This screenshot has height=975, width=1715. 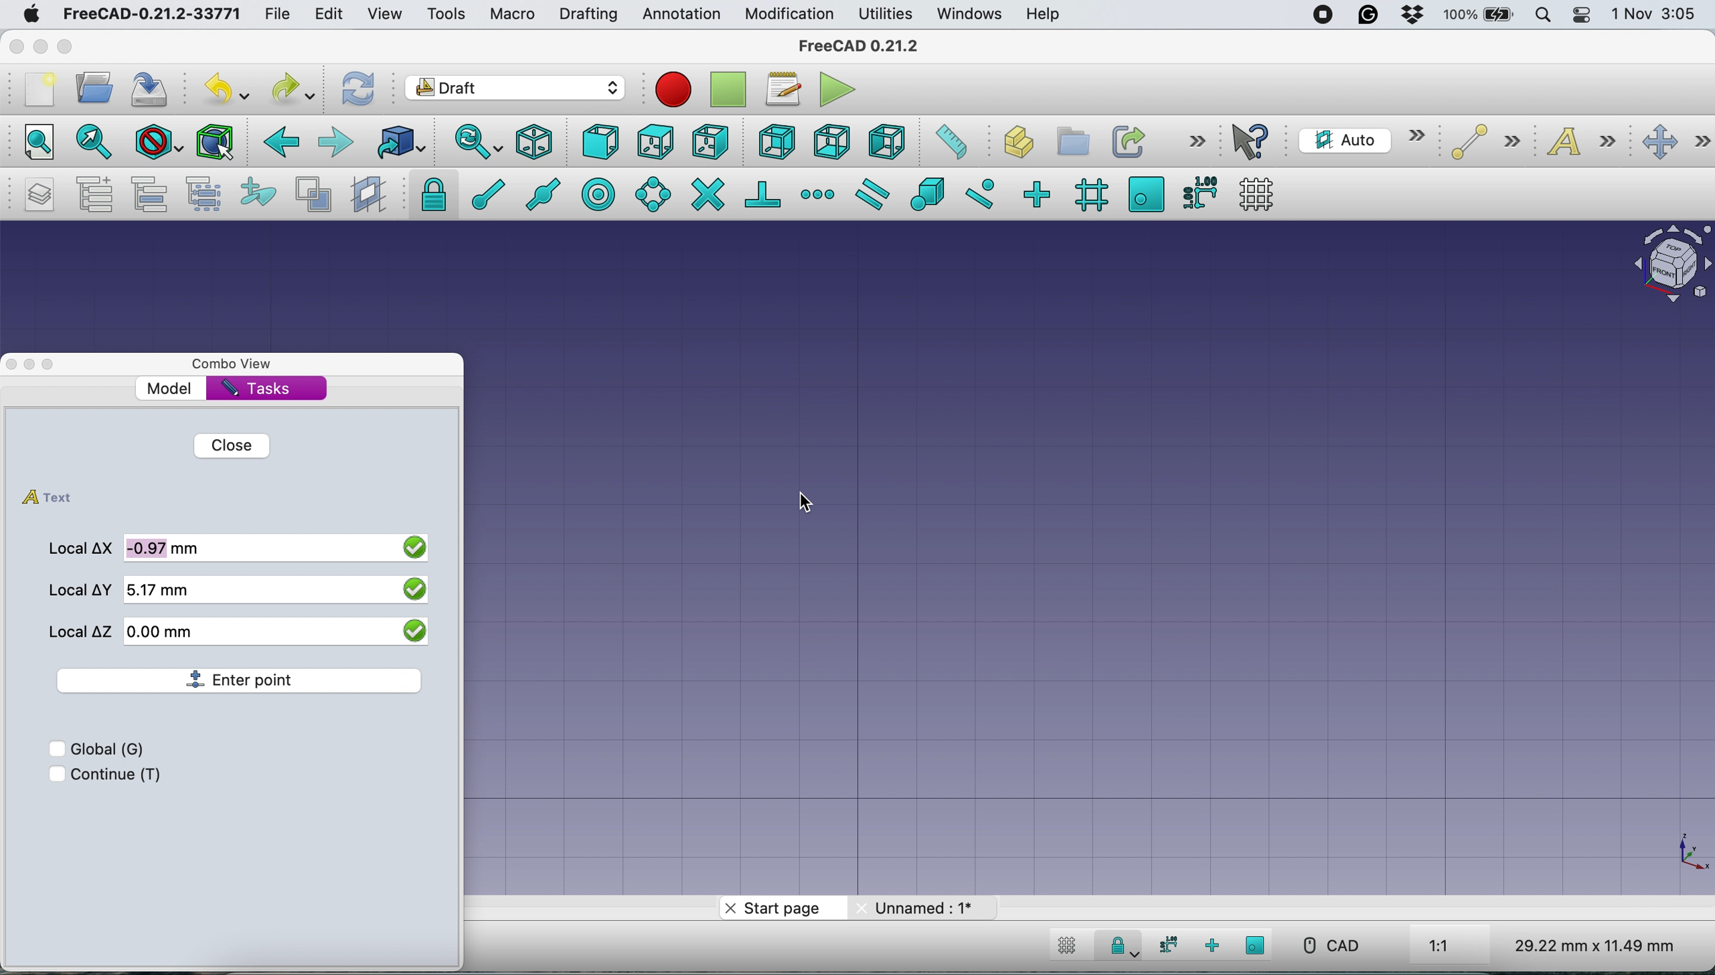 I want to click on add a new named group, so click(x=92, y=196).